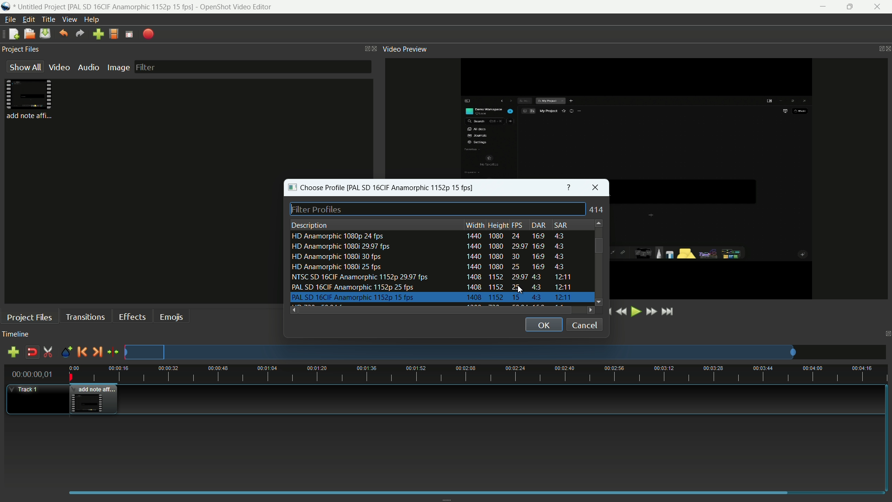 The width and height of the screenshot is (892, 502). I want to click on image, so click(117, 68).